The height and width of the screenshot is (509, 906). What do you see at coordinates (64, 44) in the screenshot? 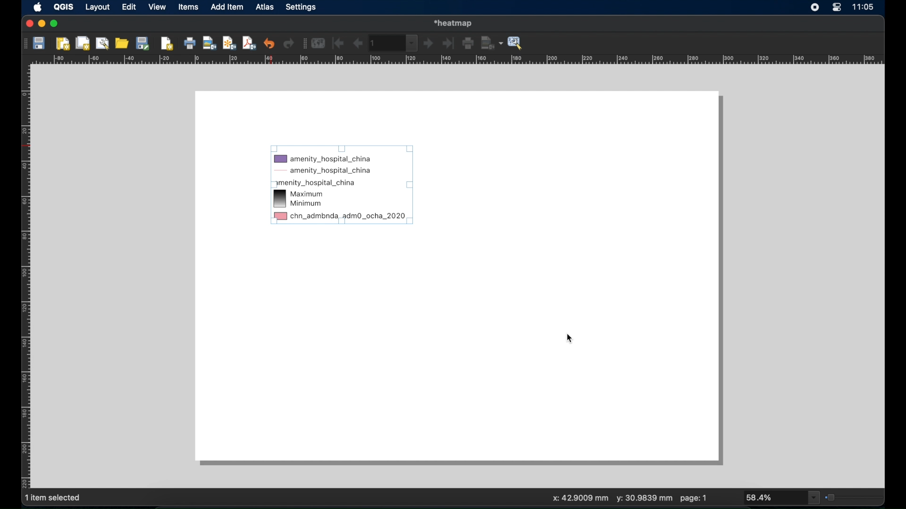
I see `new layout` at bounding box center [64, 44].